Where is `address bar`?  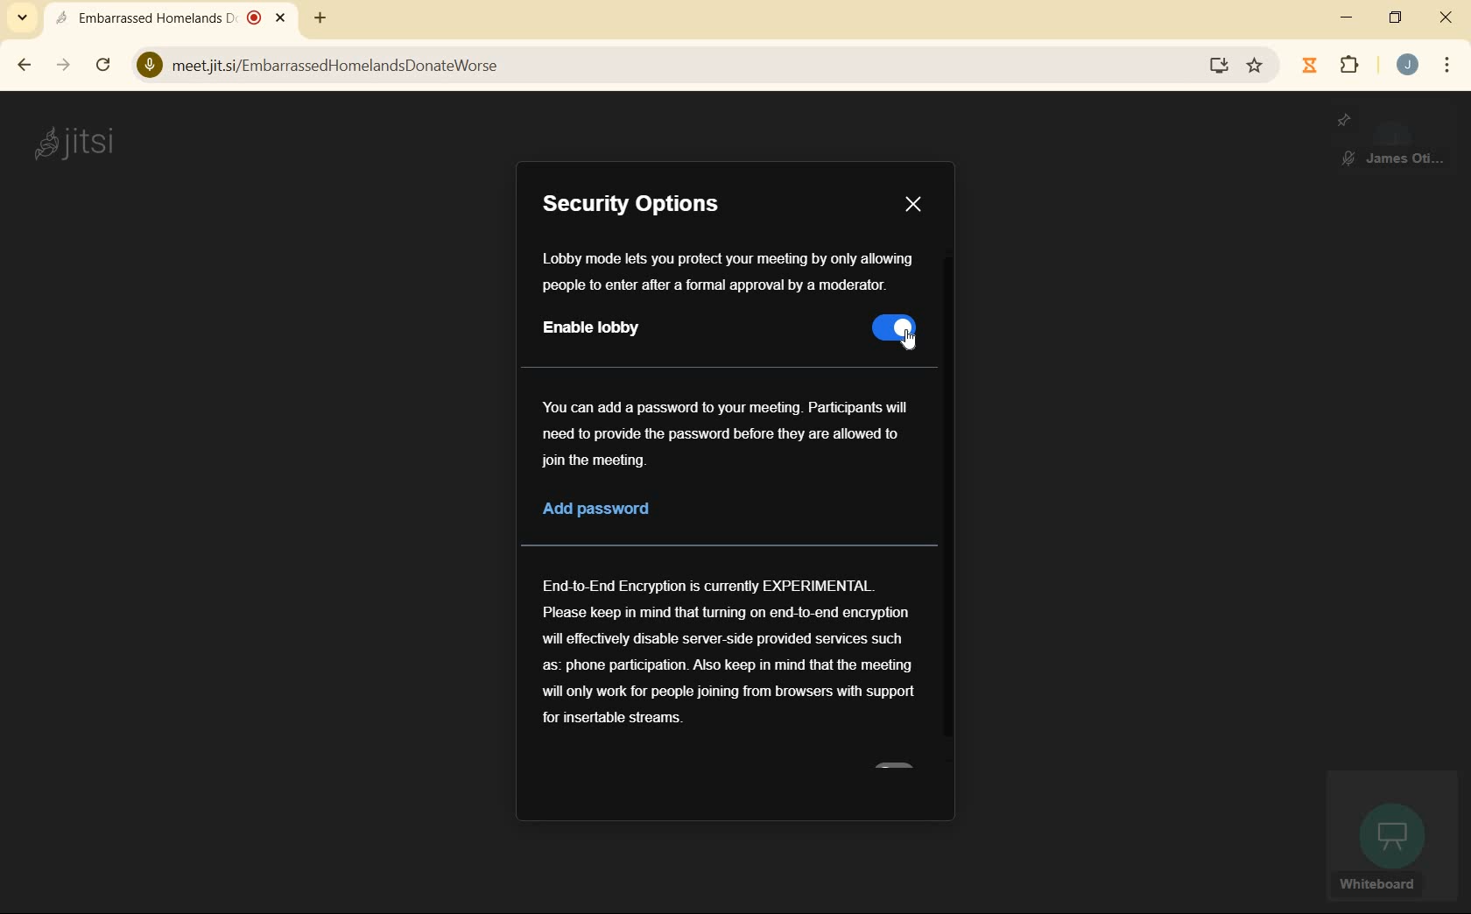 address bar is located at coordinates (679, 67).